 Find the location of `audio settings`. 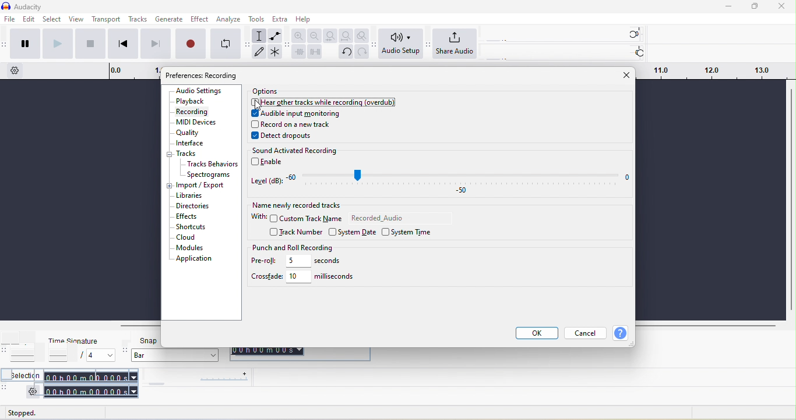

audio settings is located at coordinates (203, 90).